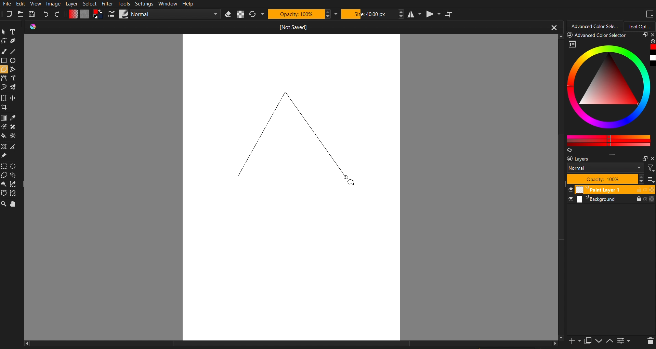 This screenshot has height=349, width=656. I want to click on Tool Options, so click(640, 25).